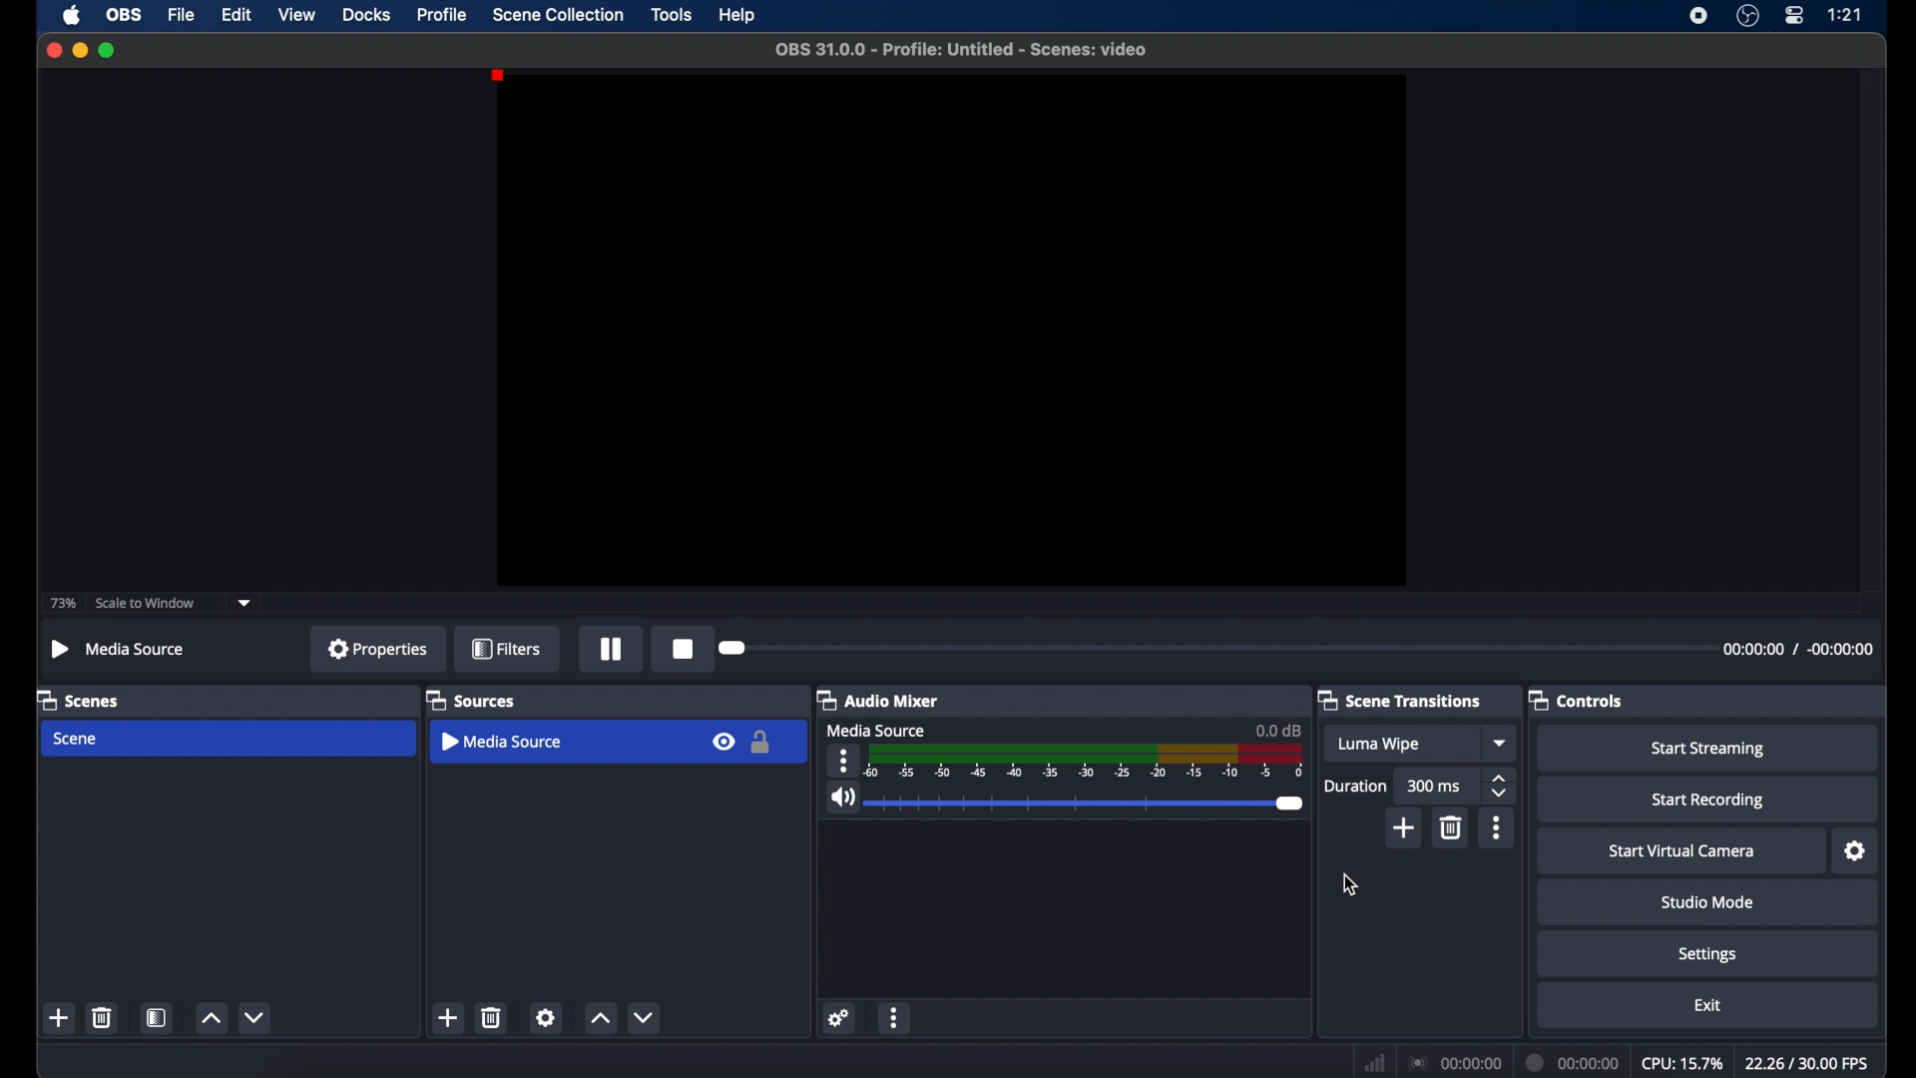 This screenshot has width=1916, height=1078. Describe the element at coordinates (1352, 884) in the screenshot. I see `cursor` at that location.